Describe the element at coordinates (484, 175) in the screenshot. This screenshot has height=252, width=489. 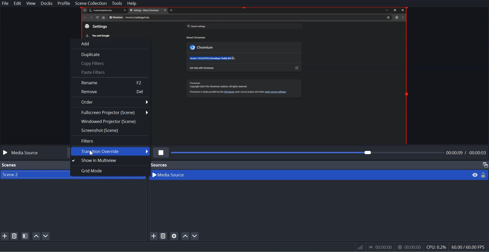
I see `Lock` at that location.